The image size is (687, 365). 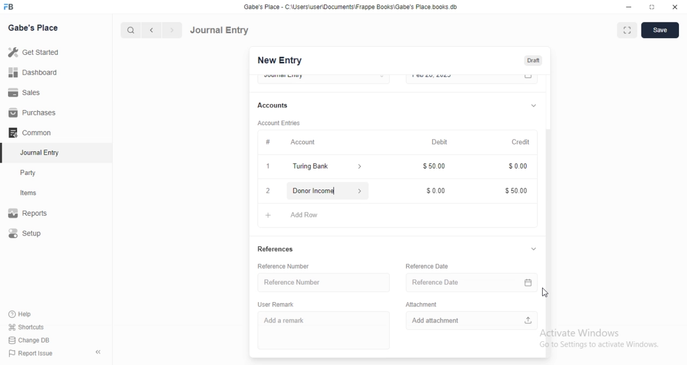 What do you see at coordinates (472, 319) in the screenshot?
I see `Add attachment` at bounding box center [472, 319].